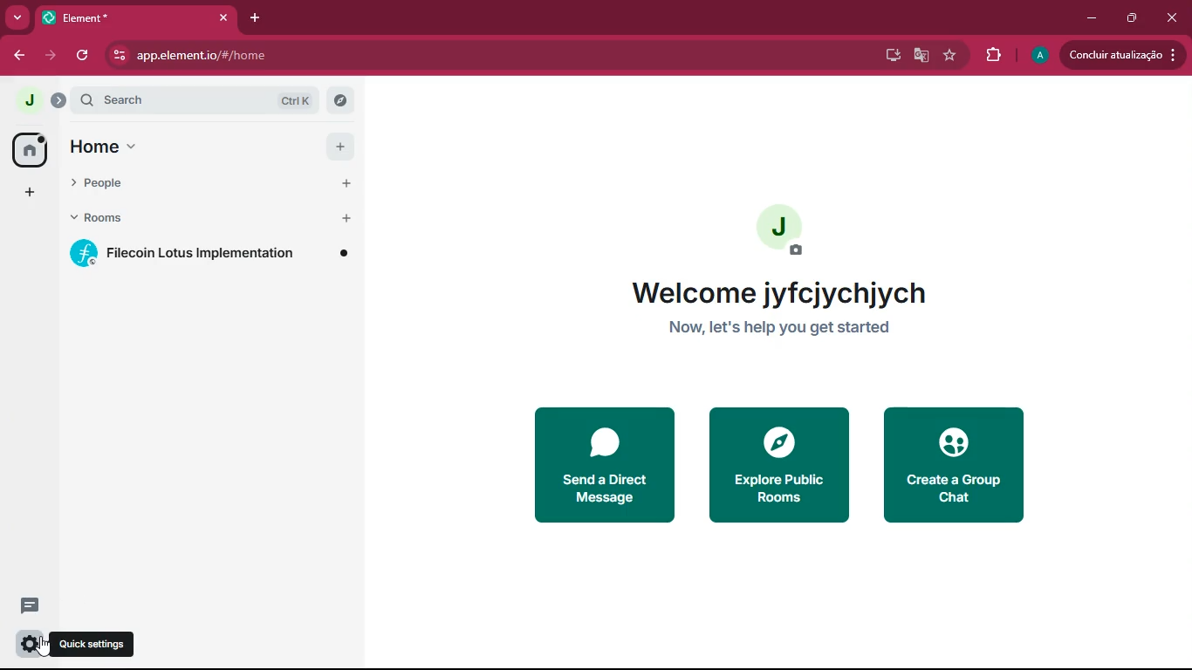 The height and width of the screenshot is (670, 1192). What do you see at coordinates (778, 293) in the screenshot?
I see `welcome jyfcjychjych` at bounding box center [778, 293].